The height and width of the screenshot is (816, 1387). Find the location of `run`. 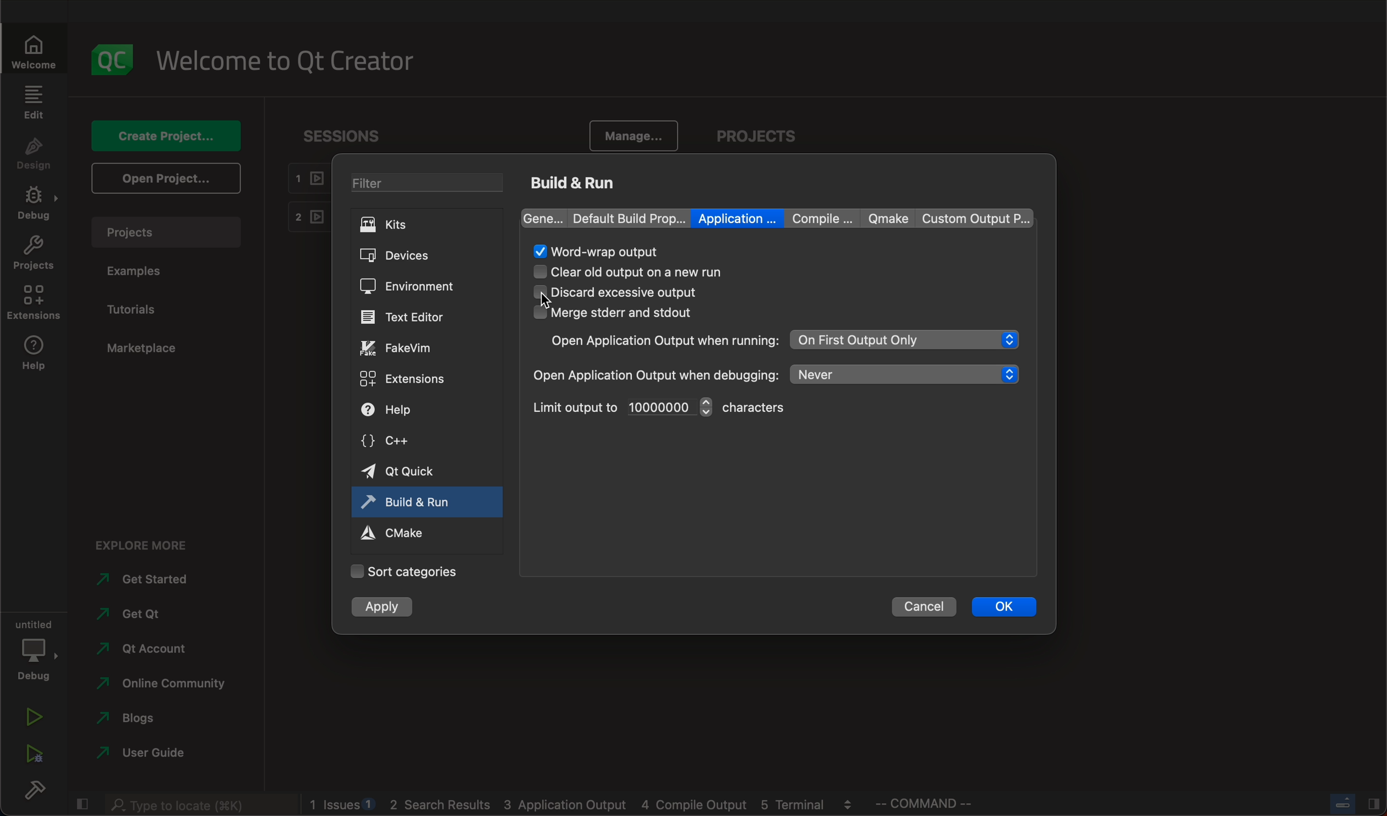

run is located at coordinates (31, 717).